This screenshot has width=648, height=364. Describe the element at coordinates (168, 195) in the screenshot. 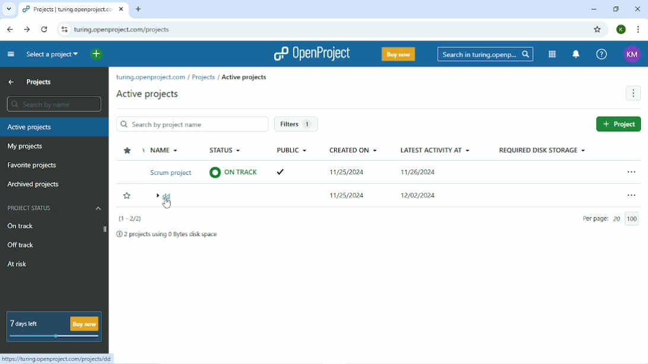

I see `dd` at that location.